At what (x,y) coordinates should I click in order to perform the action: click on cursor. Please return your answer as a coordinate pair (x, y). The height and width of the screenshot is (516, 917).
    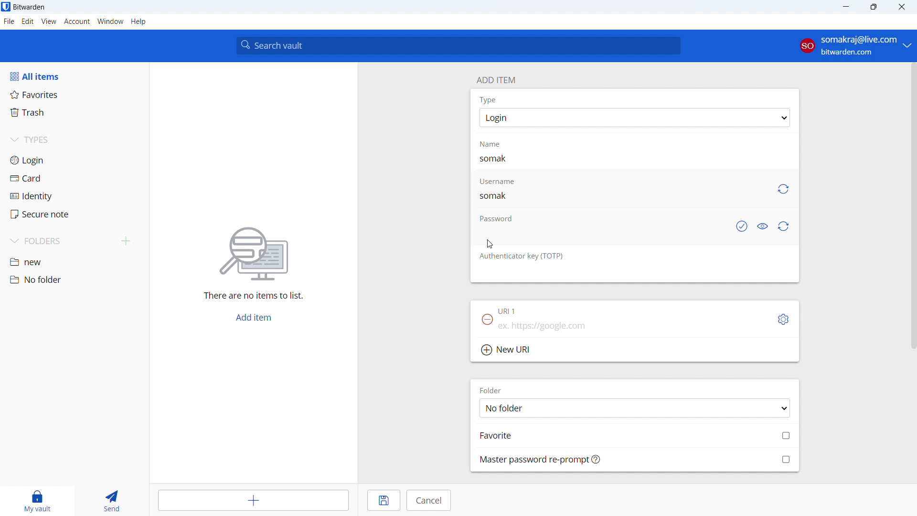
    Looking at the image, I should click on (489, 243).